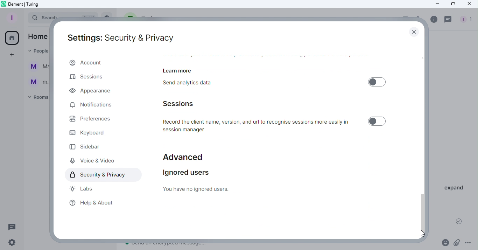 The height and width of the screenshot is (250, 478). I want to click on Close, so click(414, 30).